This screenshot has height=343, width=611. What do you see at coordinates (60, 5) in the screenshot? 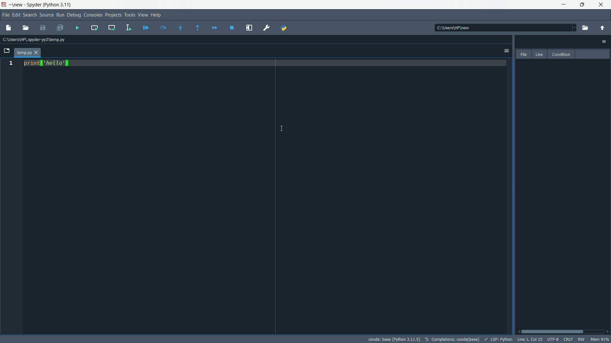
I see `python 3.22` at bounding box center [60, 5].